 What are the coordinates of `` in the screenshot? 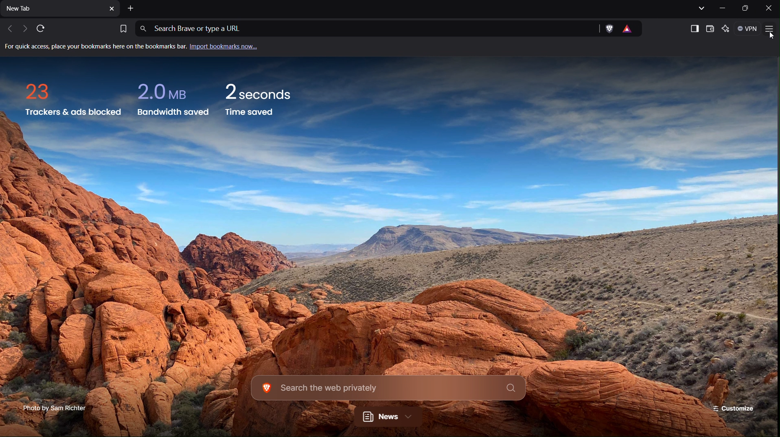 It's located at (771, 37).